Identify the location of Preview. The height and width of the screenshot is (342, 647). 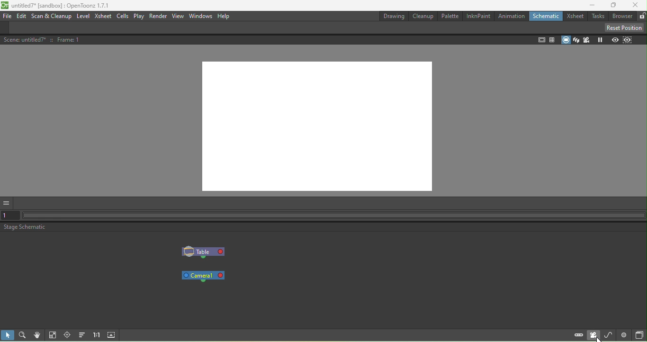
(613, 39).